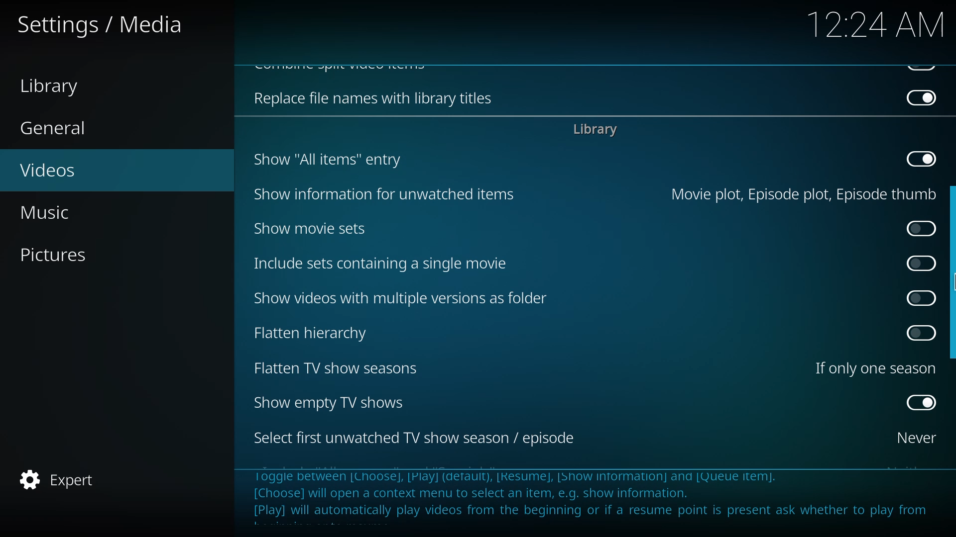  I want to click on replace, so click(367, 100).